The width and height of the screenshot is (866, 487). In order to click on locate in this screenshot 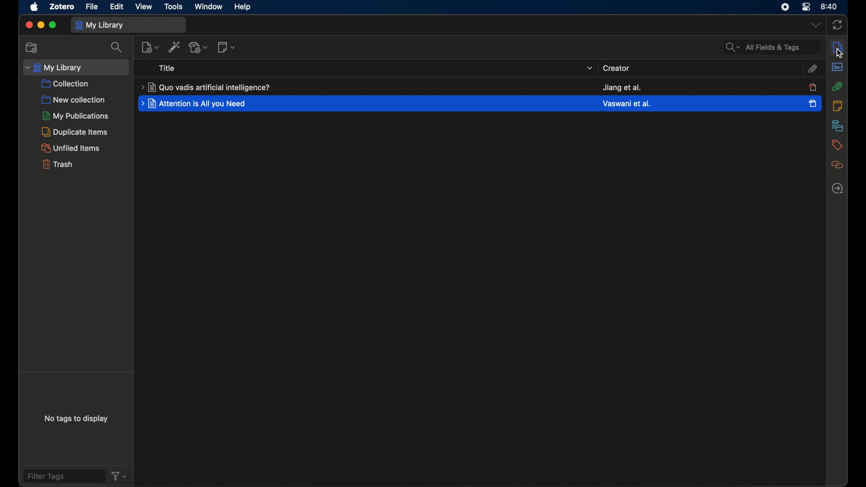, I will do `click(838, 188)`.